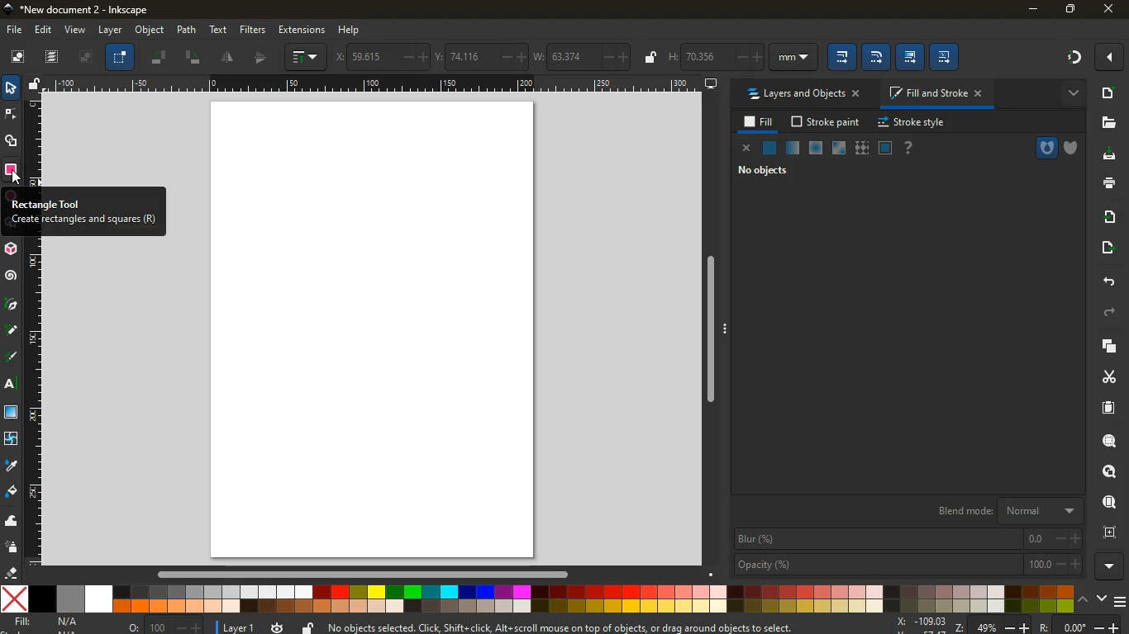 The width and height of the screenshot is (1129, 634). I want to click on desktop, so click(1103, 156).